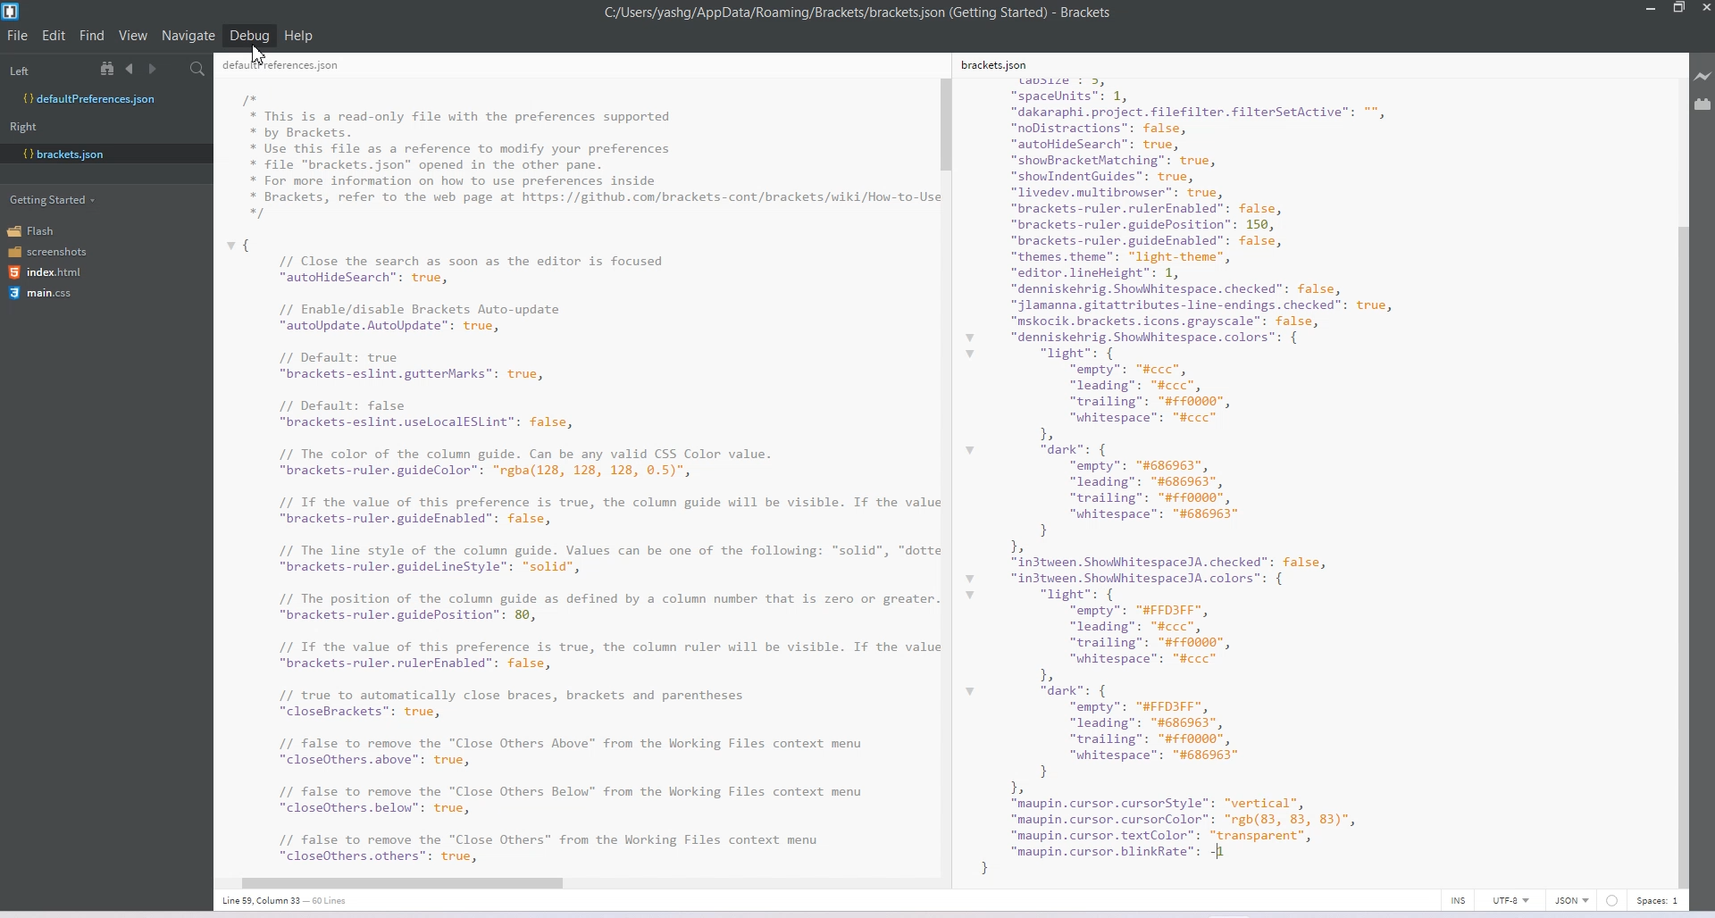 This screenshot has width=1715, height=918. I want to click on Find in Files, so click(199, 70).